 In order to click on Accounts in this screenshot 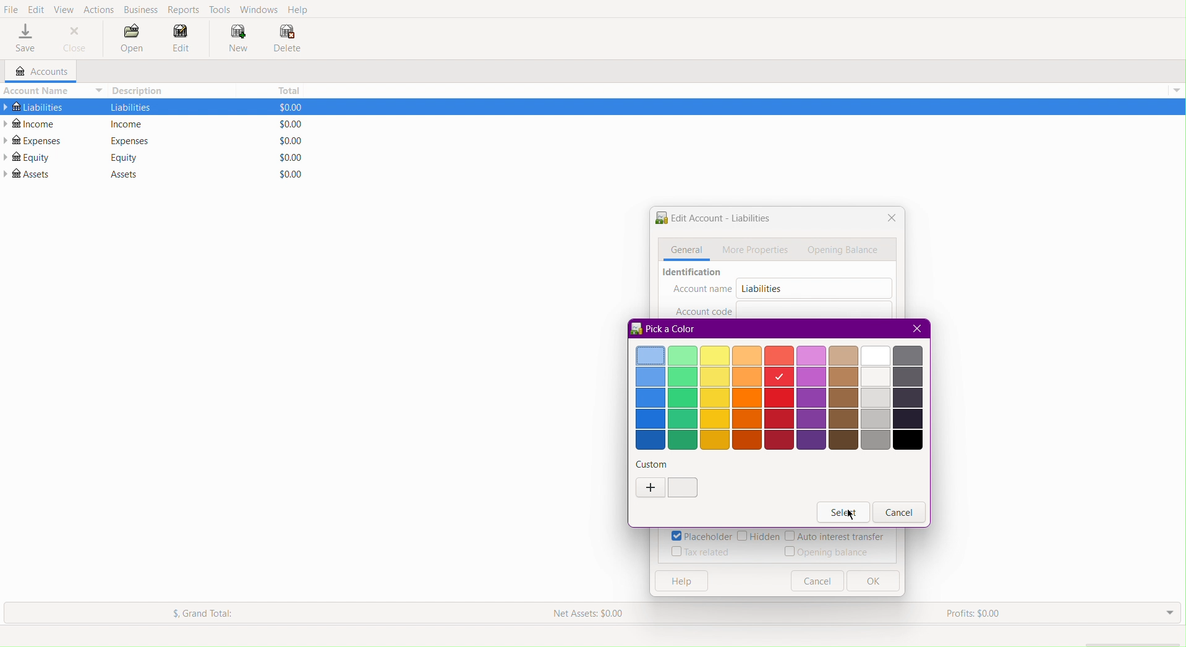, I will do `click(36, 72)`.